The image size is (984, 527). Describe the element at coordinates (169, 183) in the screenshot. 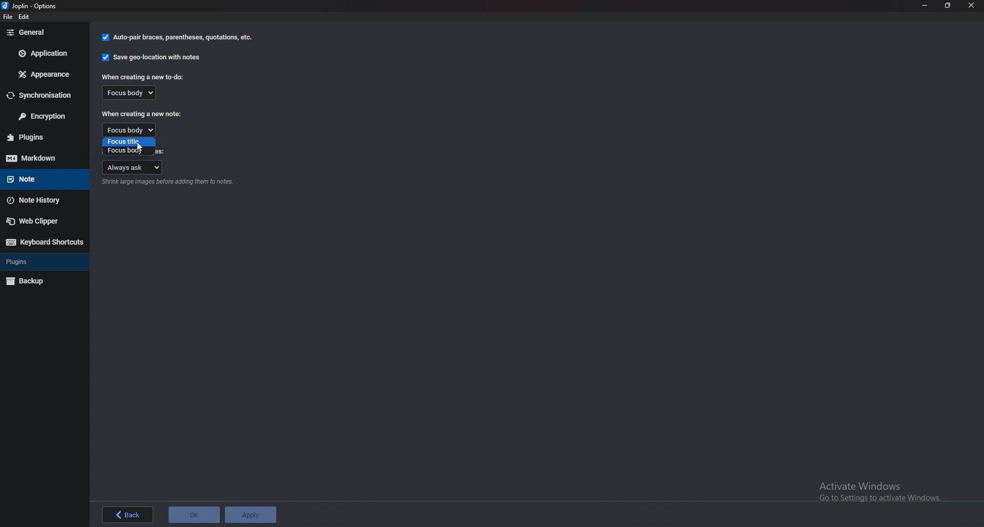

I see `Info` at that location.